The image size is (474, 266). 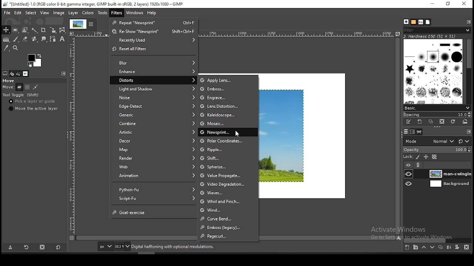 I want to click on images, so click(x=24, y=74).